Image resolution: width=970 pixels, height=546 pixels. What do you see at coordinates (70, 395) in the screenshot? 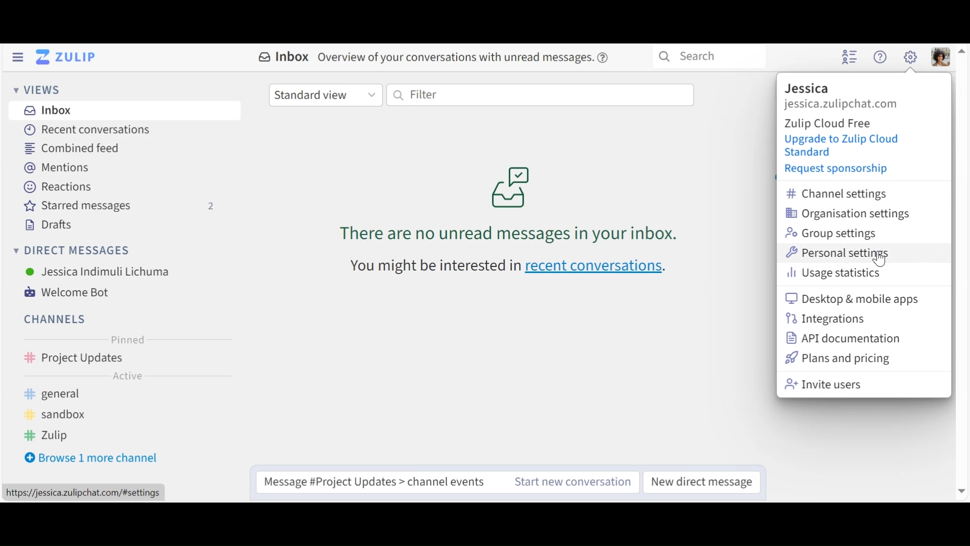
I see `general` at bounding box center [70, 395].